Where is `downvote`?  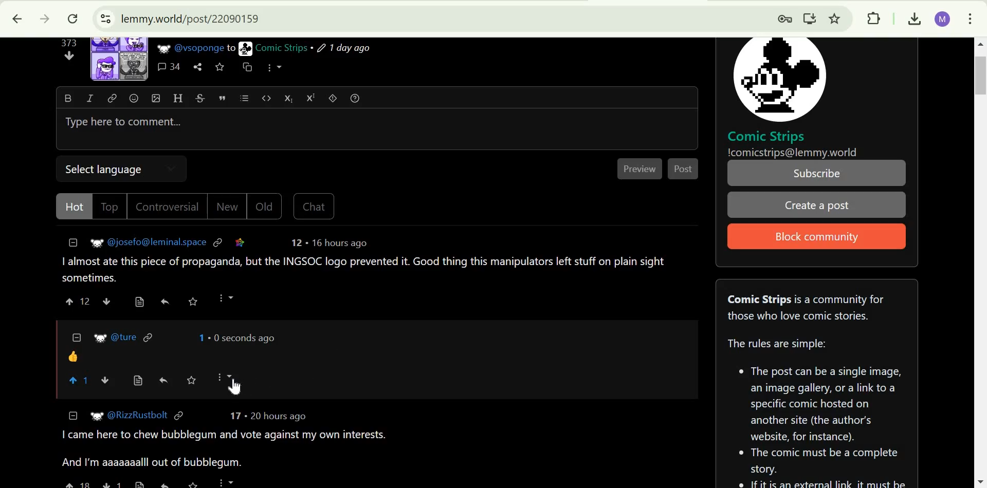 downvote is located at coordinates (70, 55).